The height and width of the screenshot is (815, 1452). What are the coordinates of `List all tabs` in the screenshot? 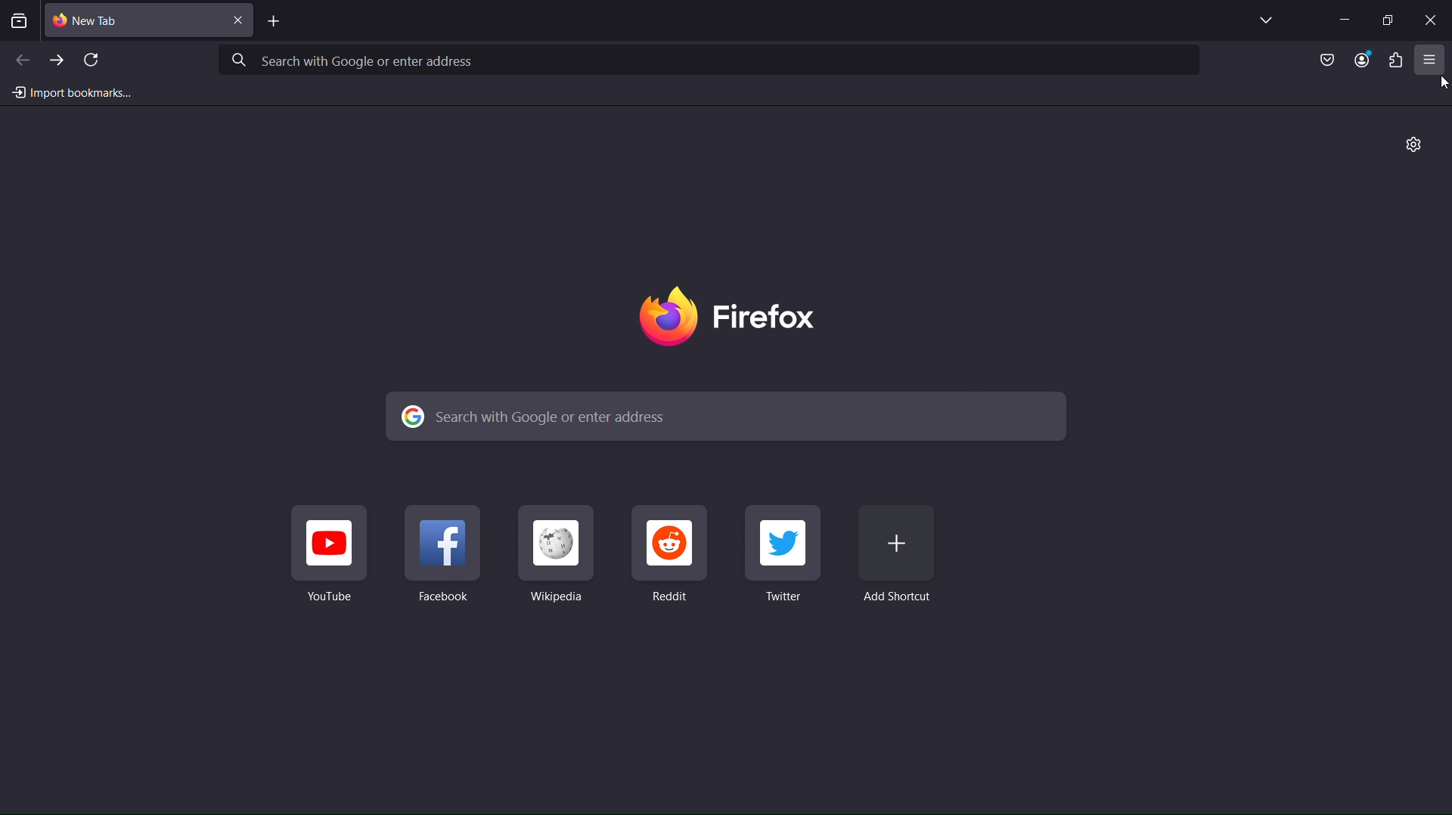 It's located at (1266, 20).